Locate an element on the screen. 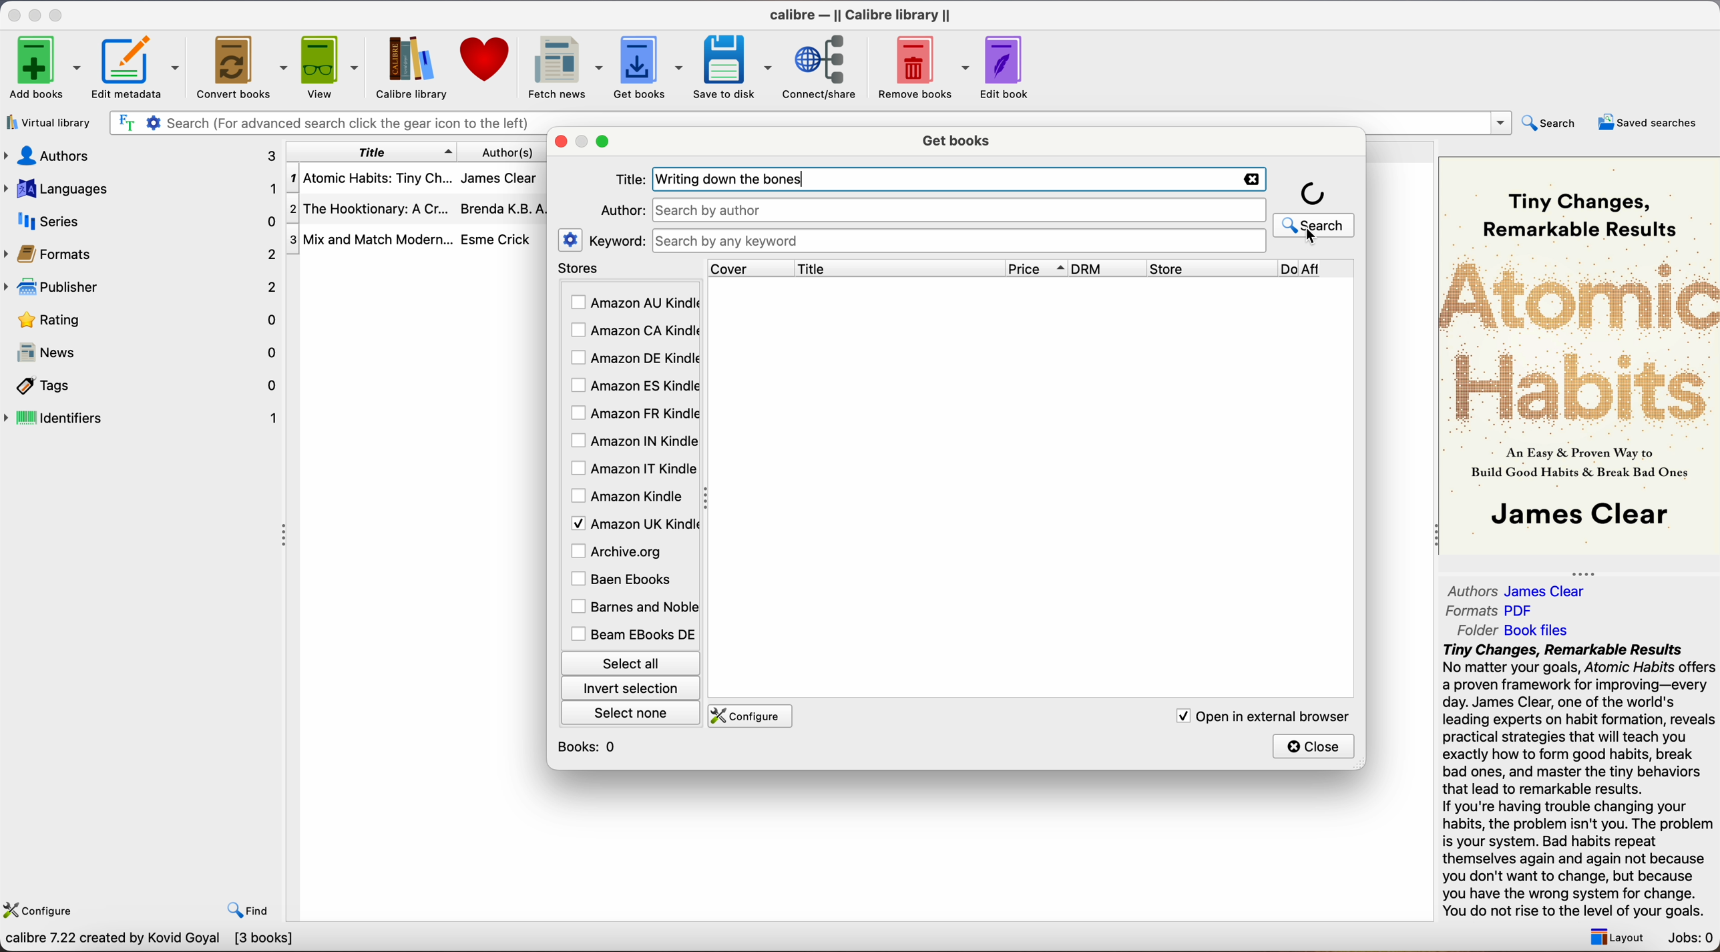 This screenshot has width=1720, height=952. title is located at coordinates (899, 268).